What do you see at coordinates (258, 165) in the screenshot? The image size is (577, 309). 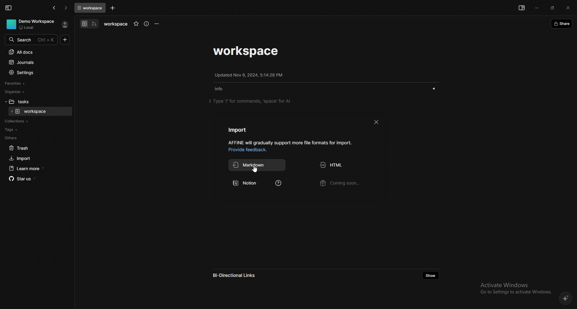 I see `markdown` at bounding box center [258, 165].